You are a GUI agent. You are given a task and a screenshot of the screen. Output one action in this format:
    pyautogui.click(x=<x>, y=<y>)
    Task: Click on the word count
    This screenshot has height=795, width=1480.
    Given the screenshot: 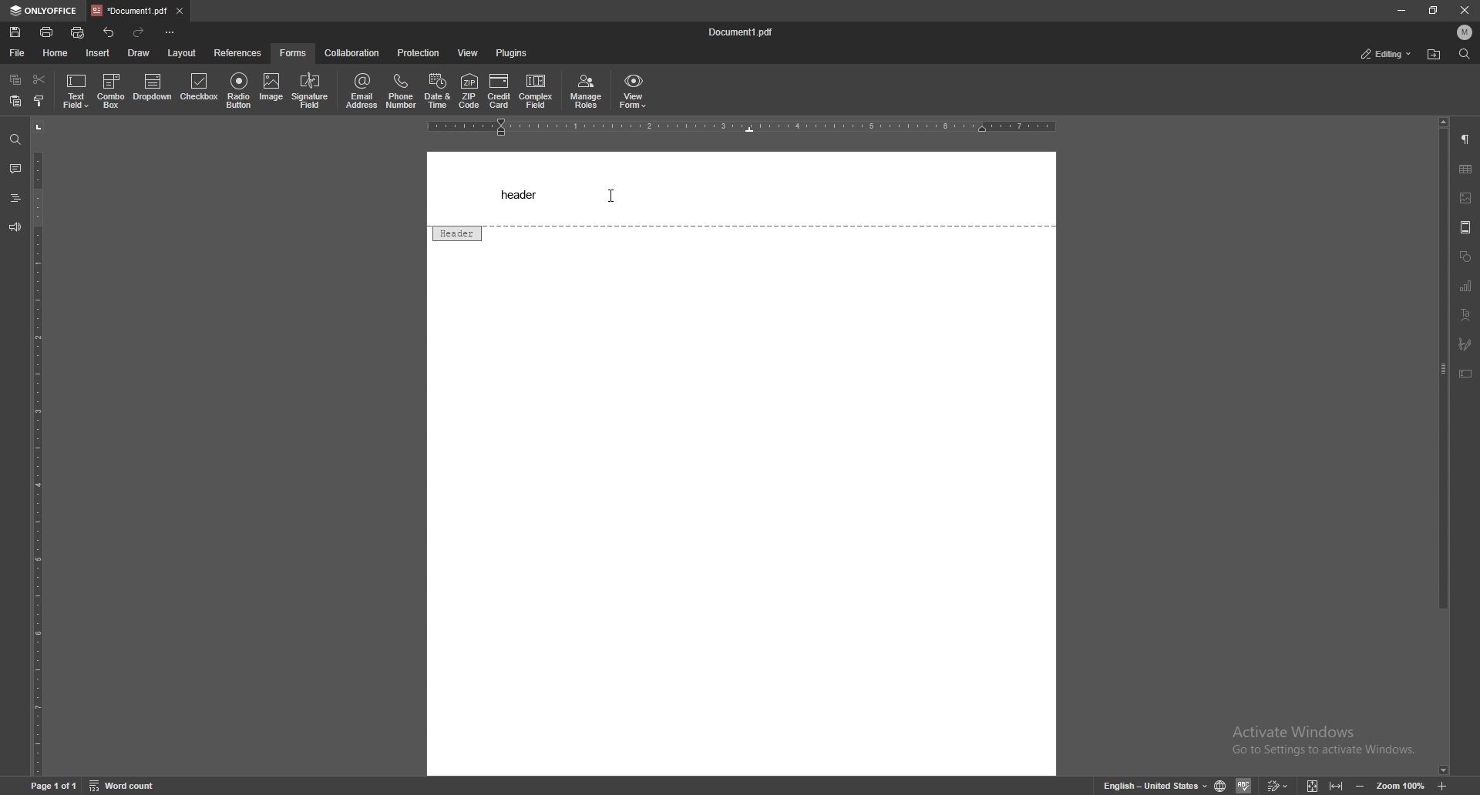 What is the action you would take?
    pyautogui.click(x=124, y=786)
    